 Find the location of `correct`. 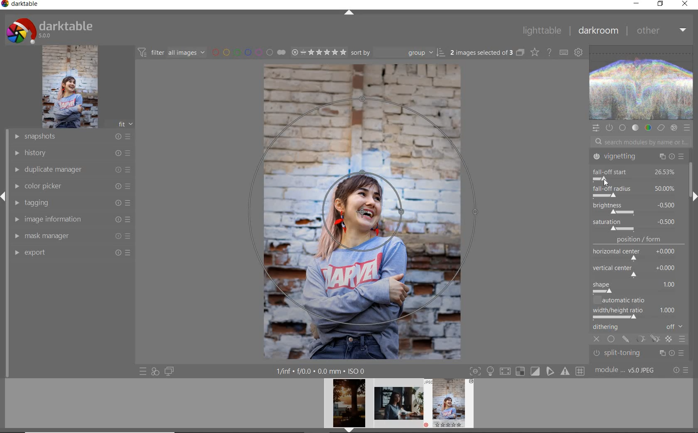

correct is located at coordinates (661, 128).